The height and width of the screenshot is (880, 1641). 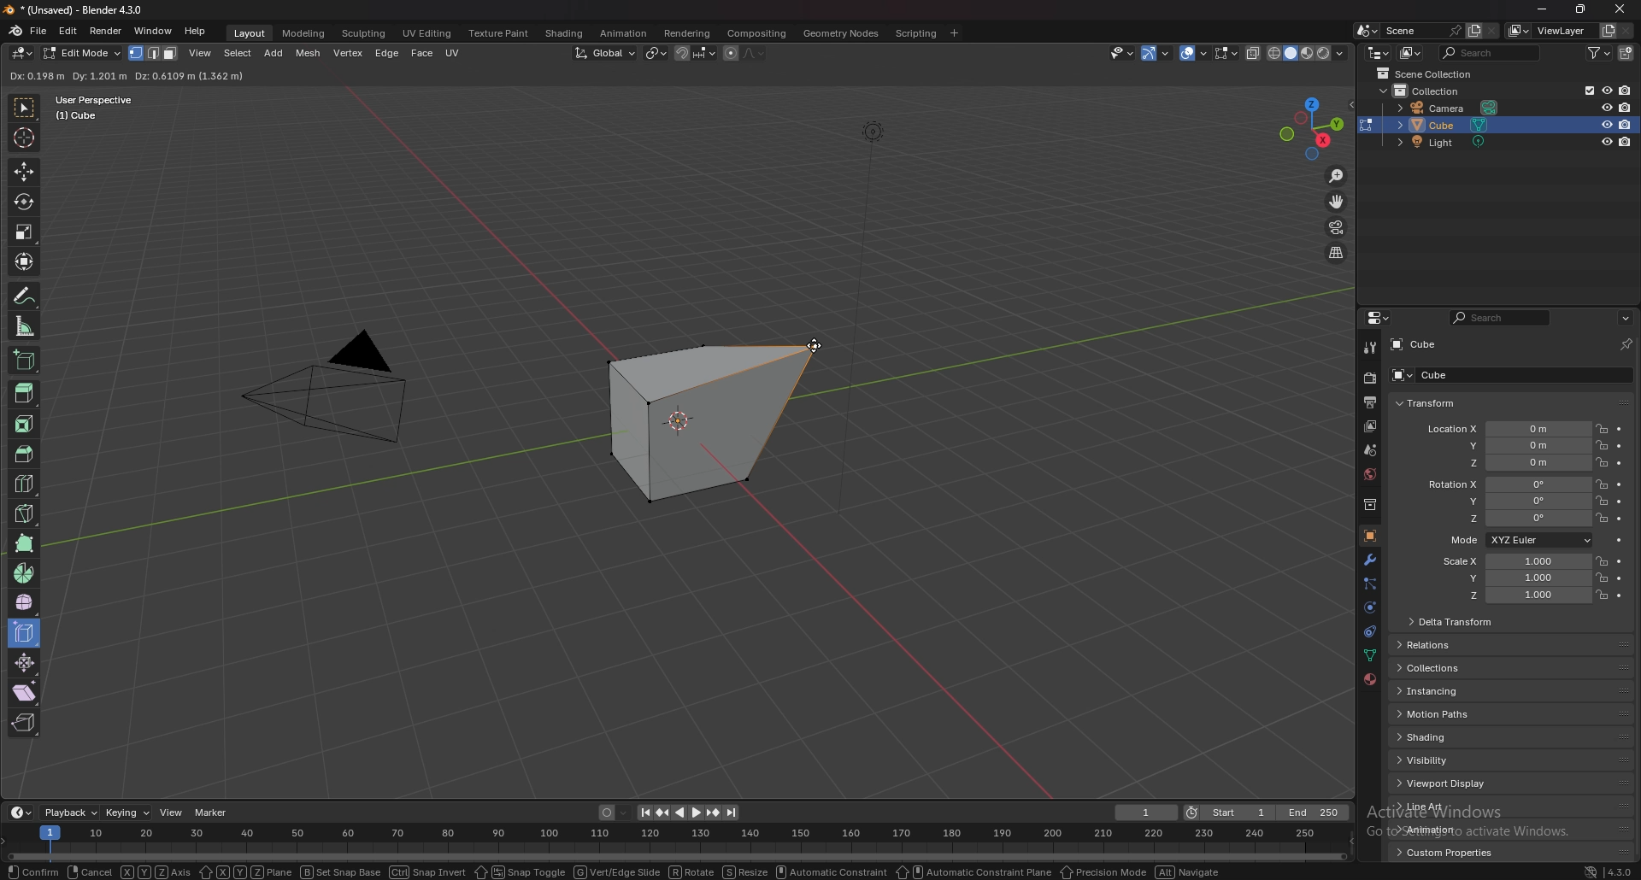 I want to click on user perspective, so click(x=107, y=107).